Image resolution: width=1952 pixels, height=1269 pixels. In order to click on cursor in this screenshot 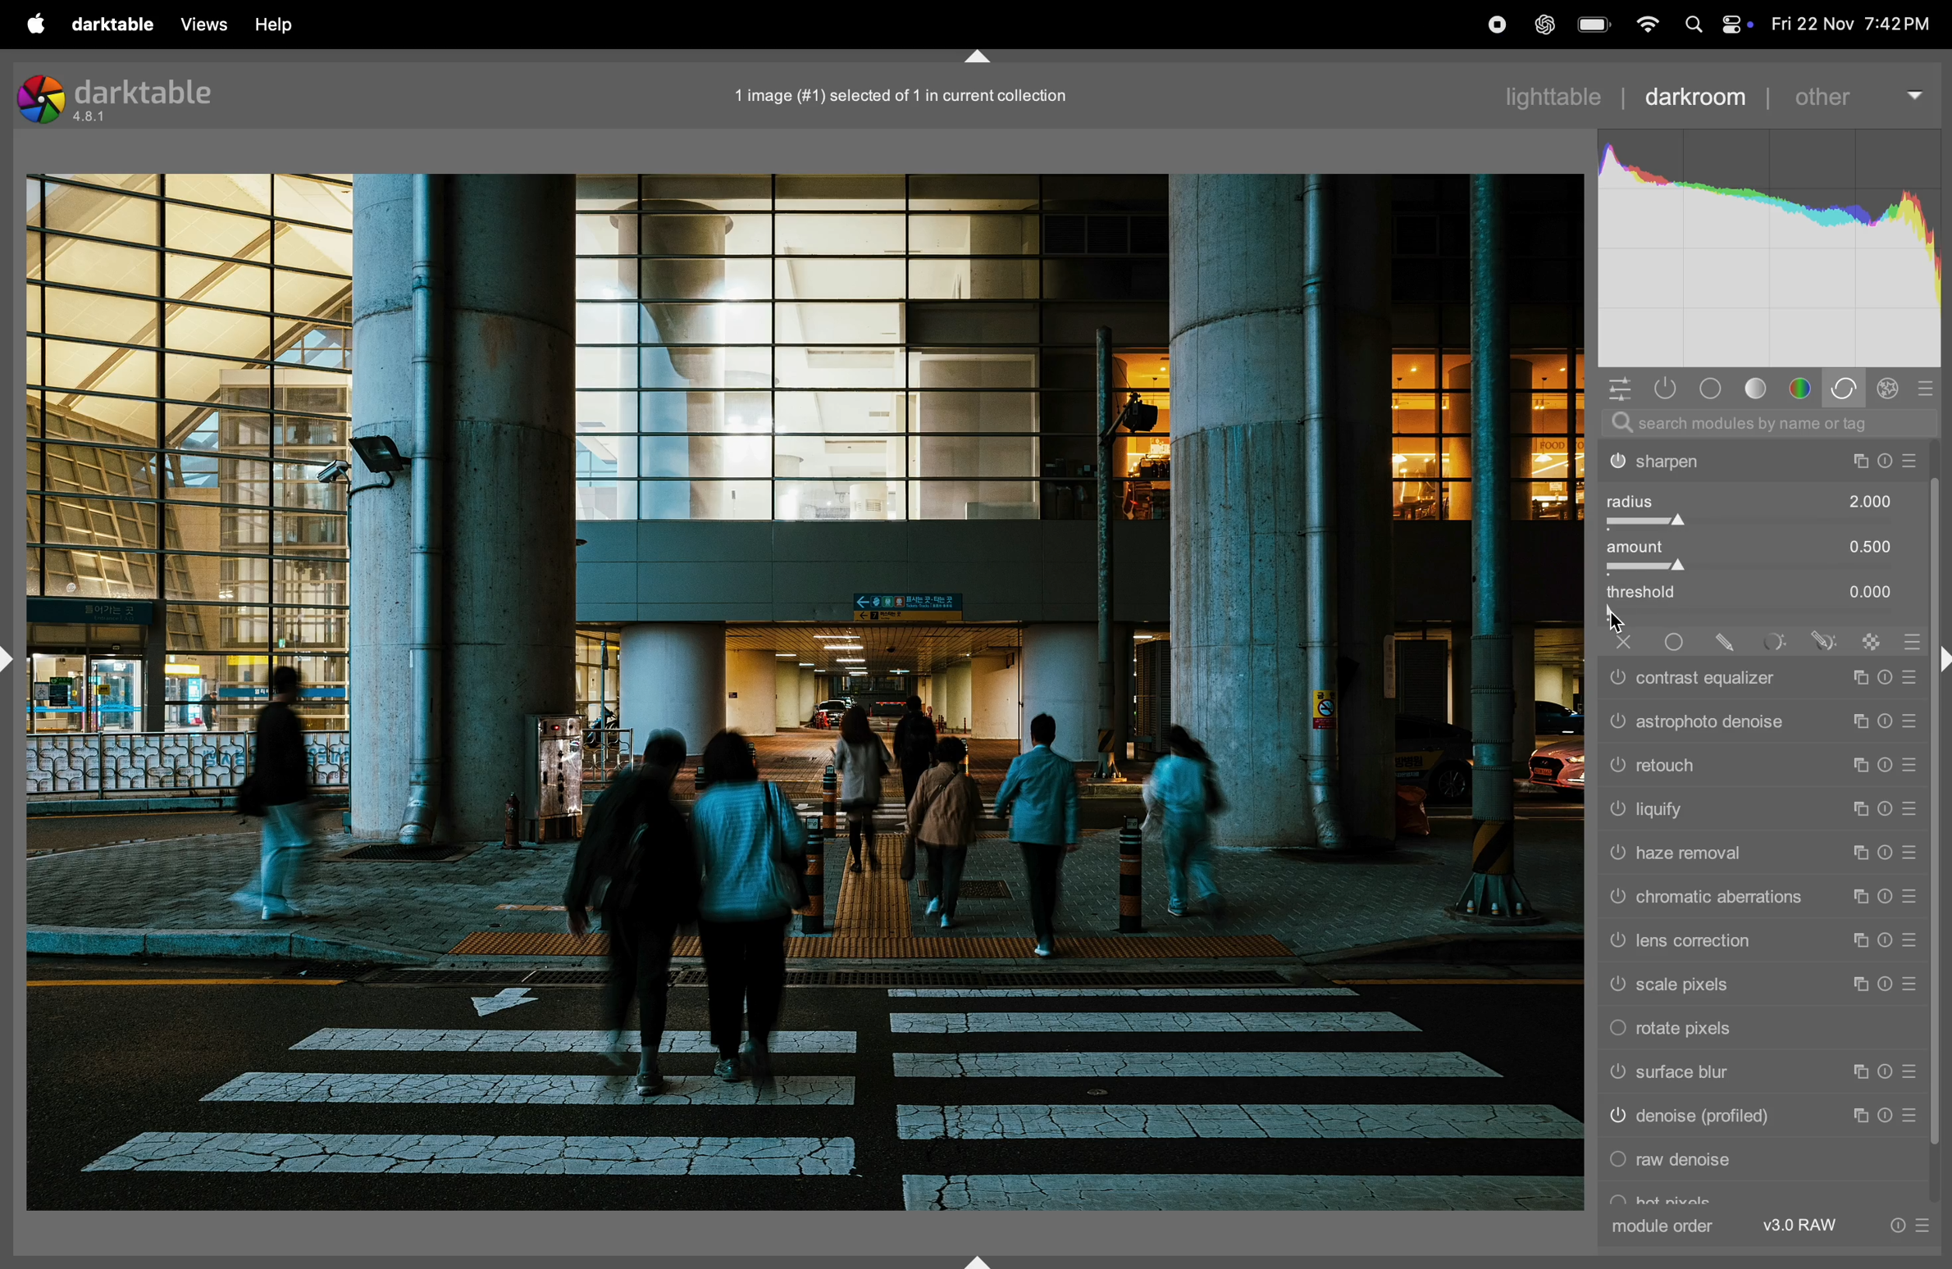, I will do `click(1622, 620)`.